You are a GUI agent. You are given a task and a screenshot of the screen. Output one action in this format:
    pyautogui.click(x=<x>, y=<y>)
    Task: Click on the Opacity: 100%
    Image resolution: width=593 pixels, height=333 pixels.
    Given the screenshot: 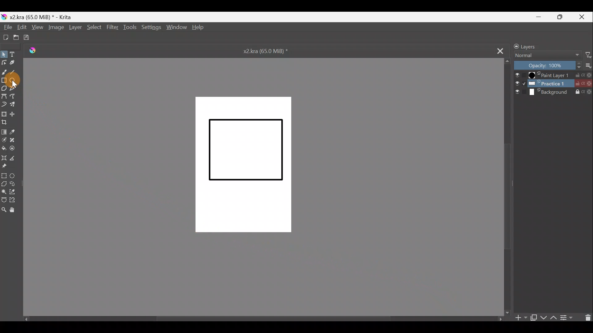 What is the action you would take?
    pyautogui.click(x=545, y=65)
    